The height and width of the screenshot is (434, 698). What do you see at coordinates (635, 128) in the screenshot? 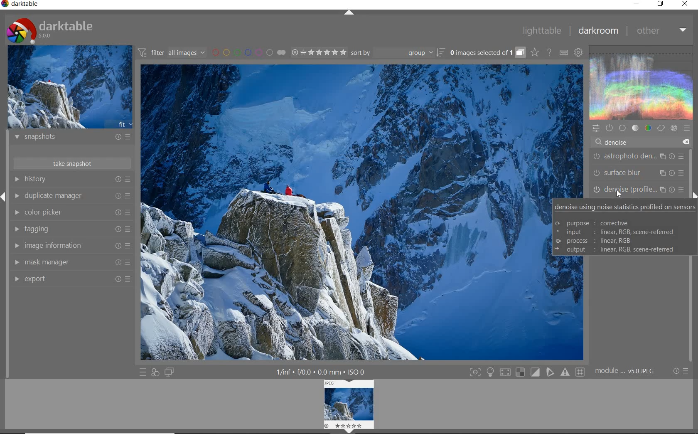
I see `tone` at bounding box center [635, 128].